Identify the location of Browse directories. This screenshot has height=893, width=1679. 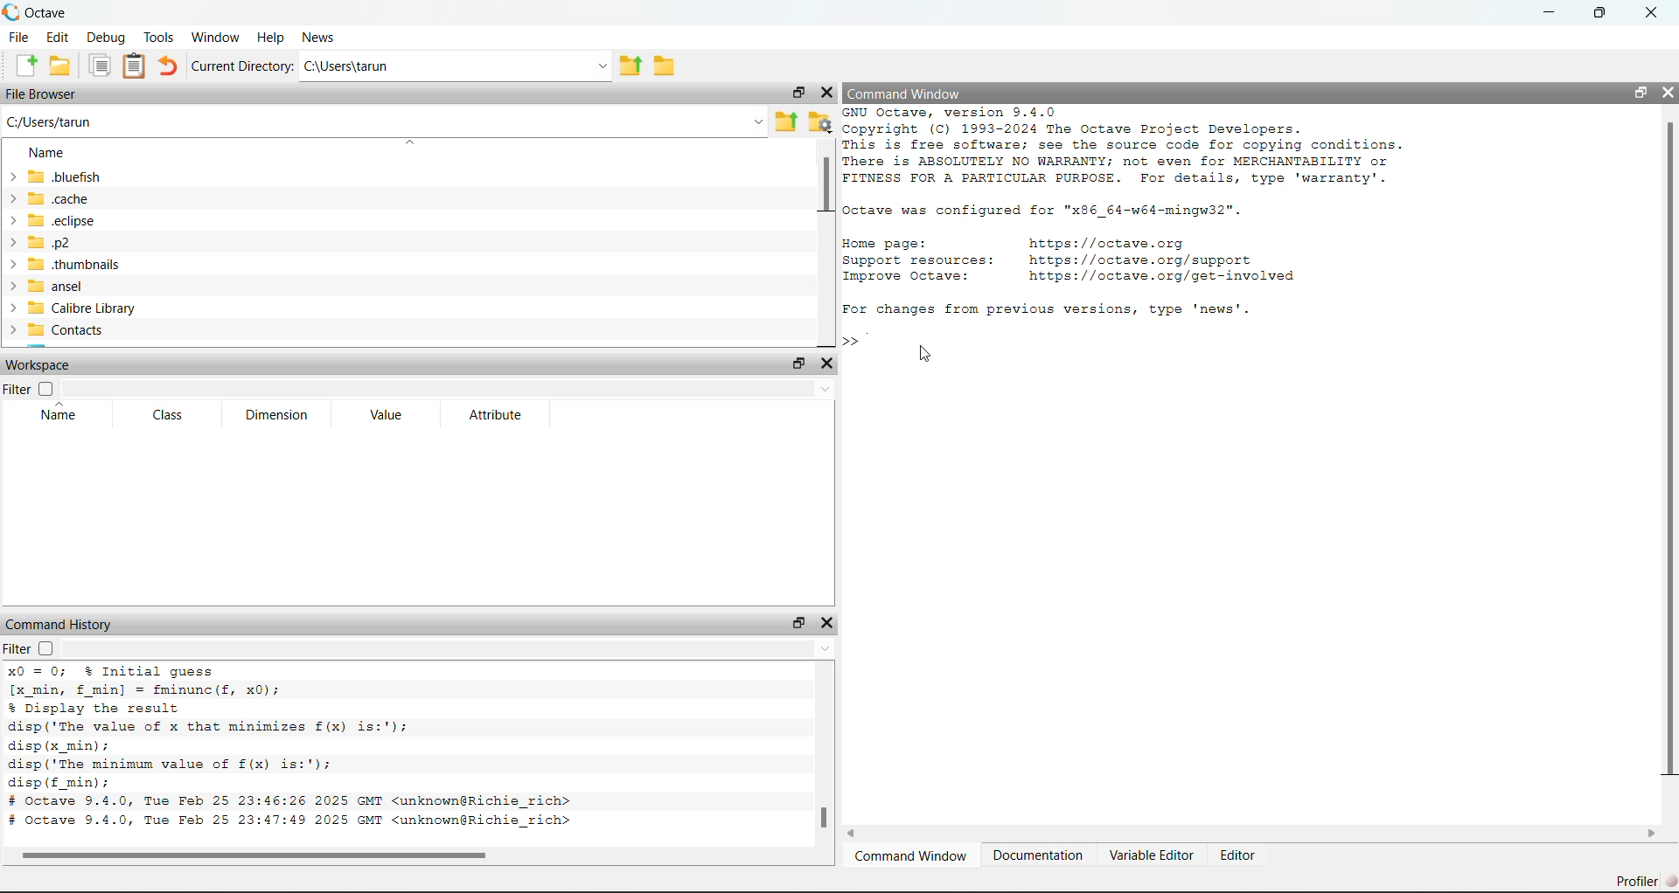
(667, 65).